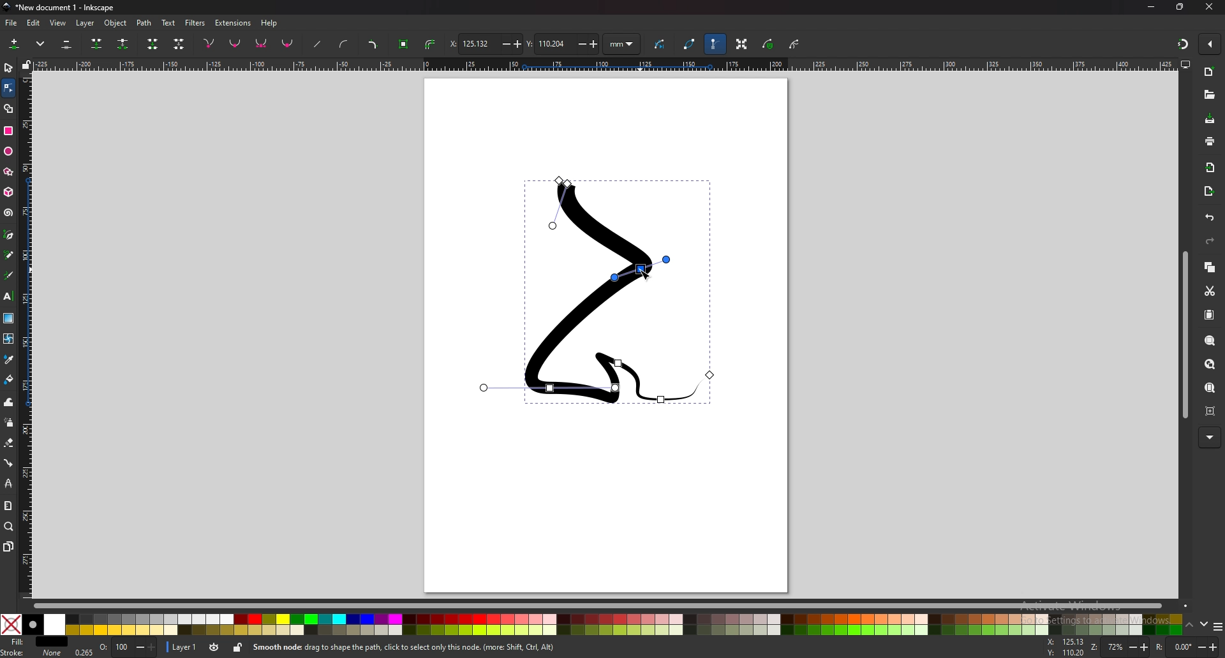 The image size is (1225, 658). I want to click on scroll bar, so click(598, 606).